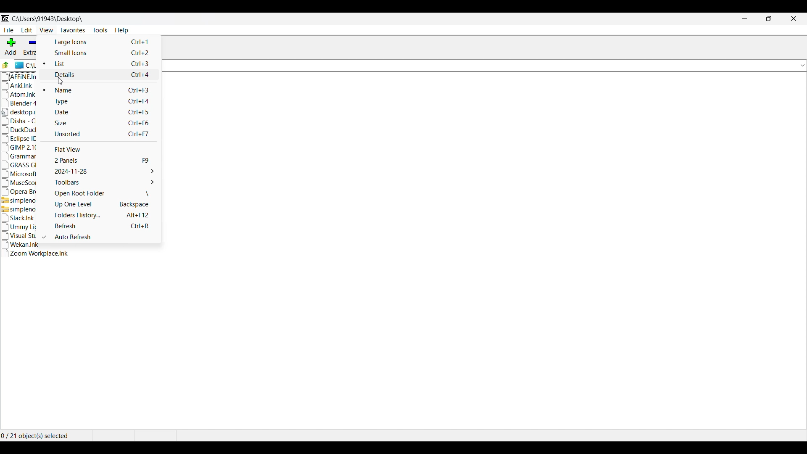  What do you see at coordinates (64, 81) in the screenshot?
I see `cursor` at bounding box center [64, 81].